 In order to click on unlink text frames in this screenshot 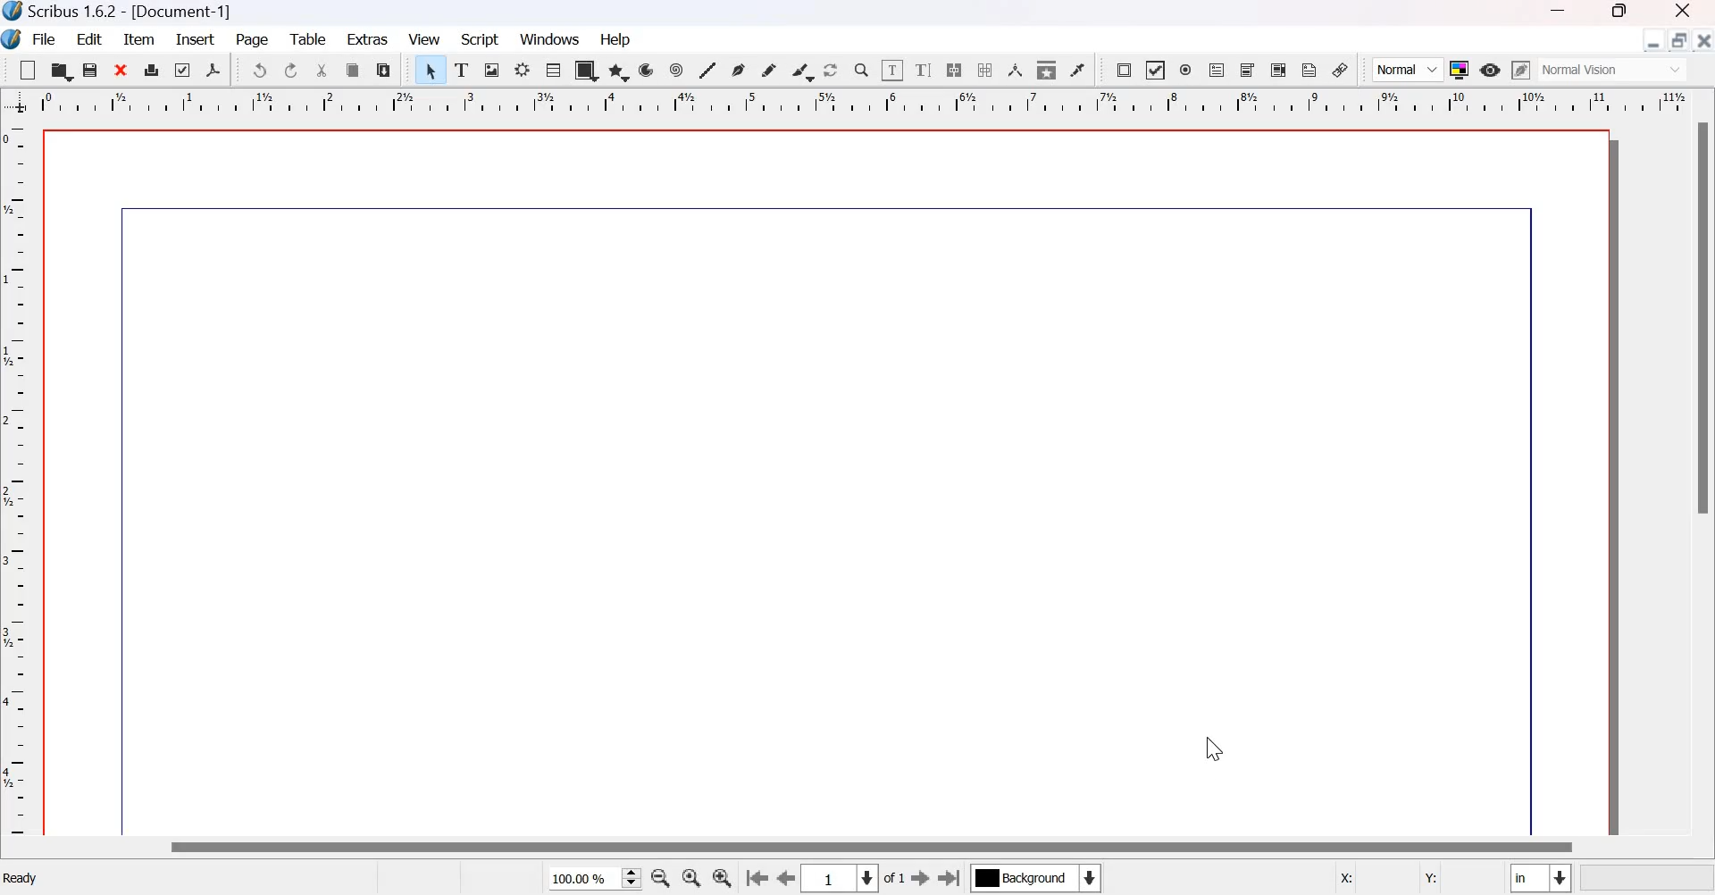, I will do `click(986, 70)`.